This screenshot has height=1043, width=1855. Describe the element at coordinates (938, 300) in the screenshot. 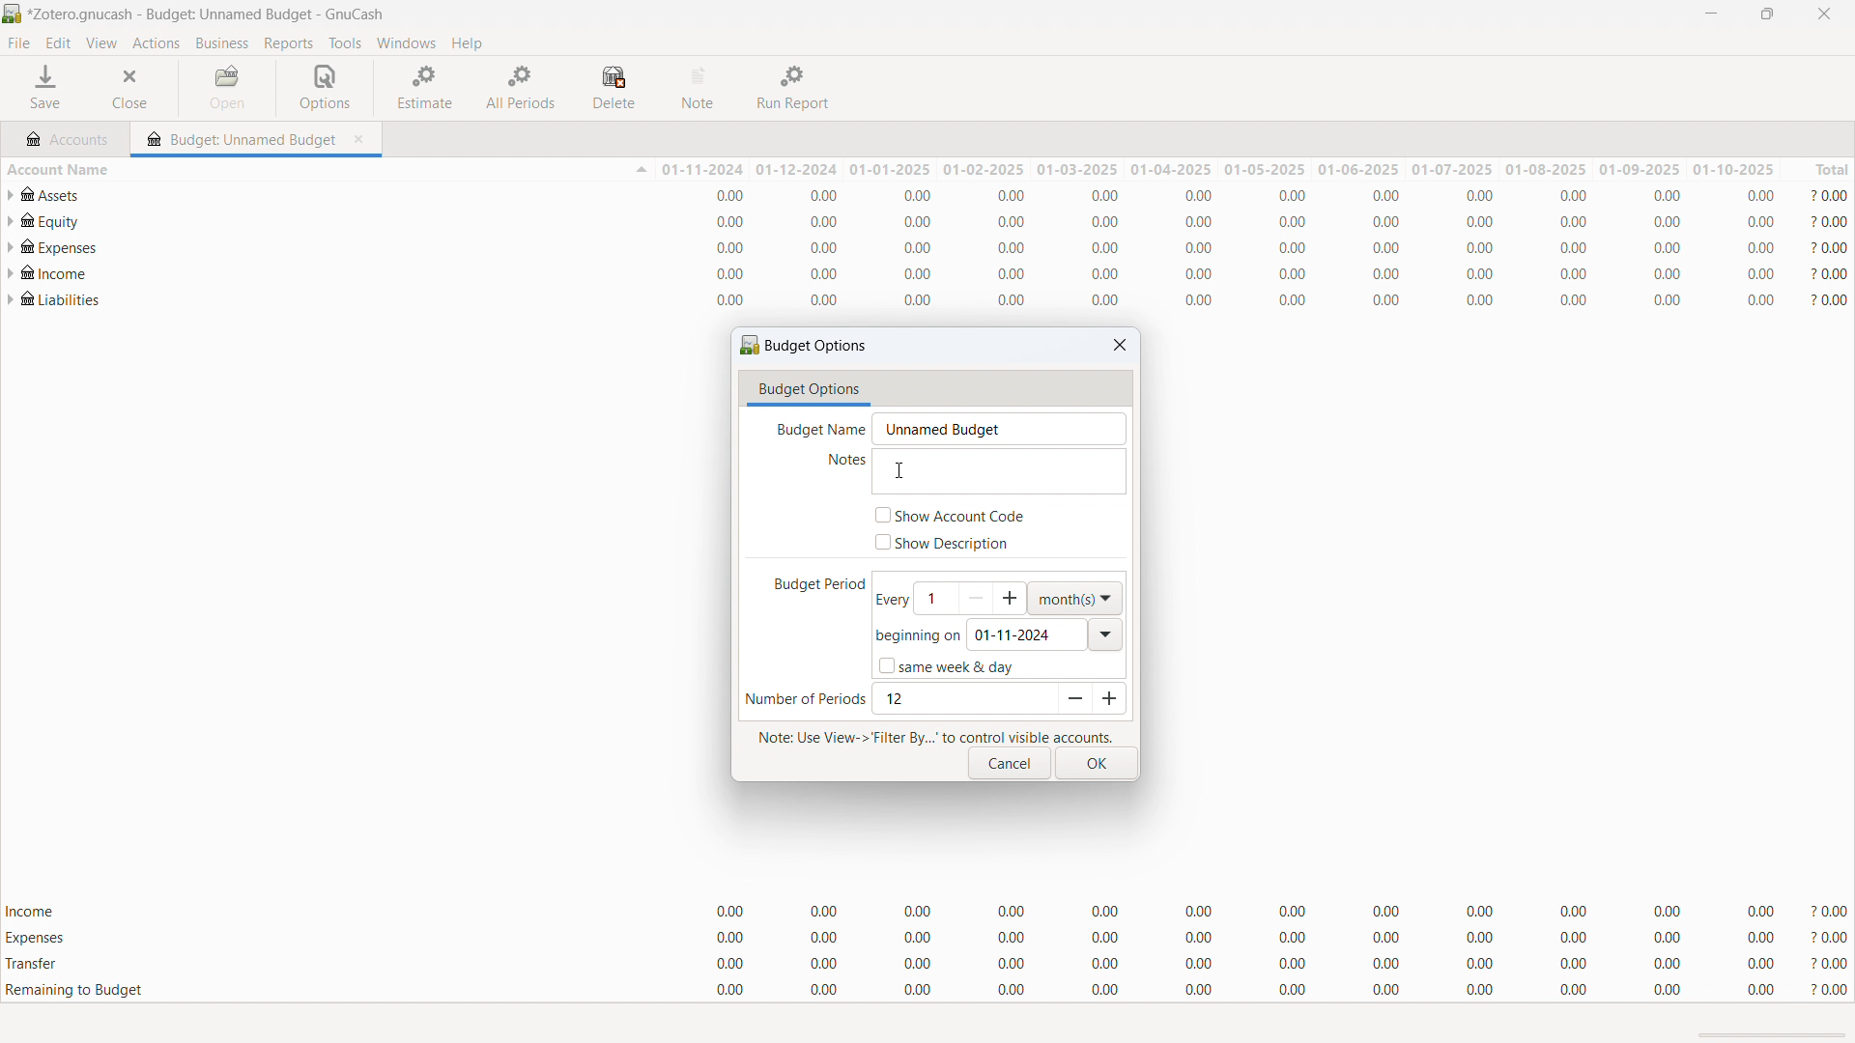

I see `account statement for "Liabilities"` at that location.